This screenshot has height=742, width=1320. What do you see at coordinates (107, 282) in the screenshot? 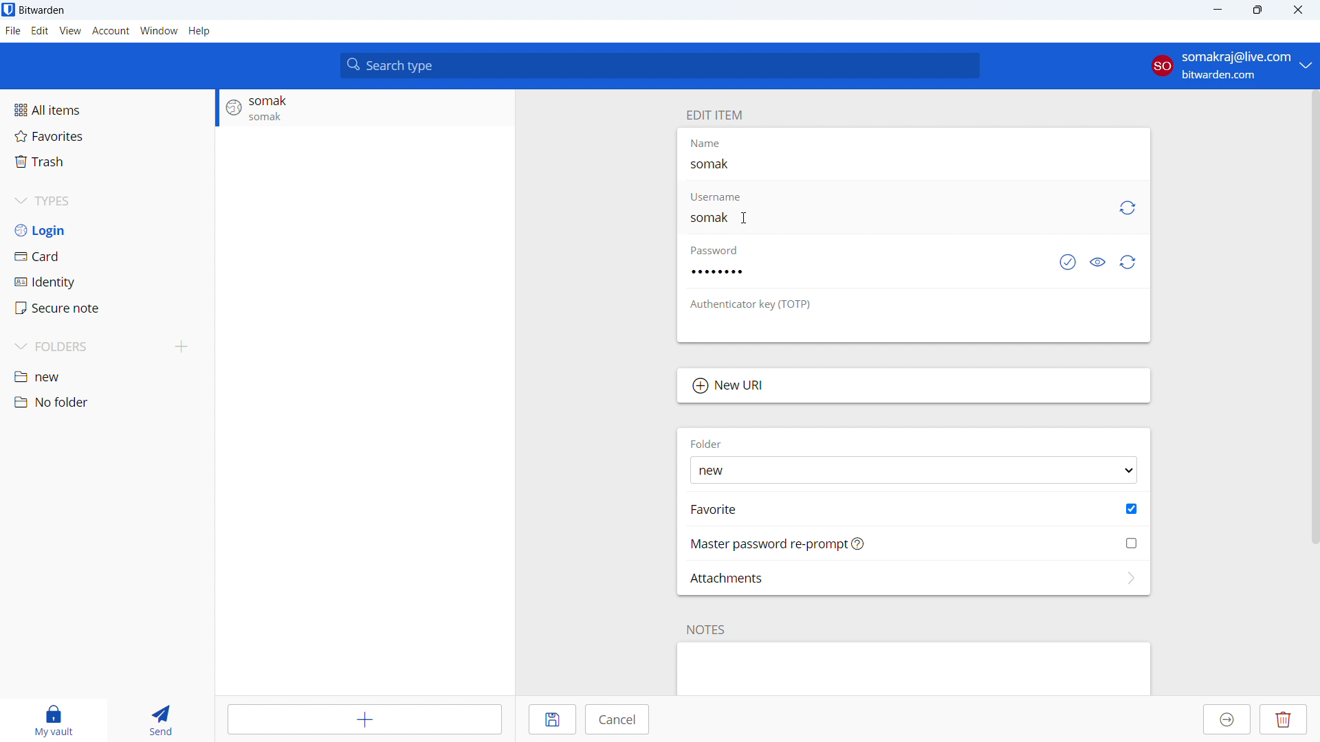
I see `identity` at bounding box center [107, 282].